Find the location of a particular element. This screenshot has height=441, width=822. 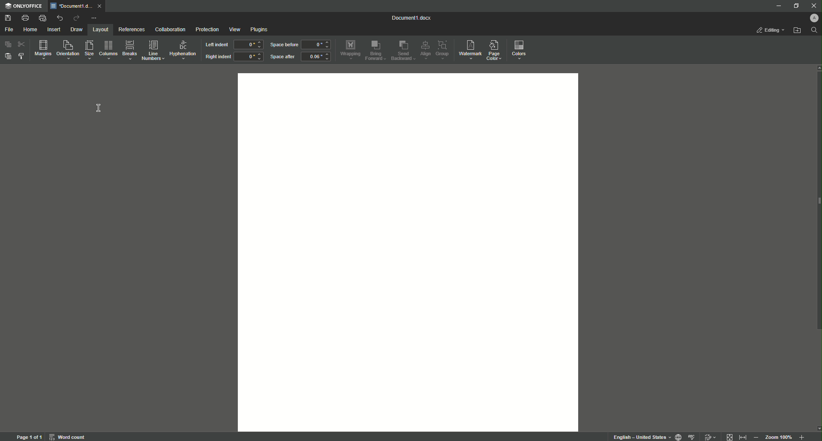

Draw is located at coordinates (77, 29).